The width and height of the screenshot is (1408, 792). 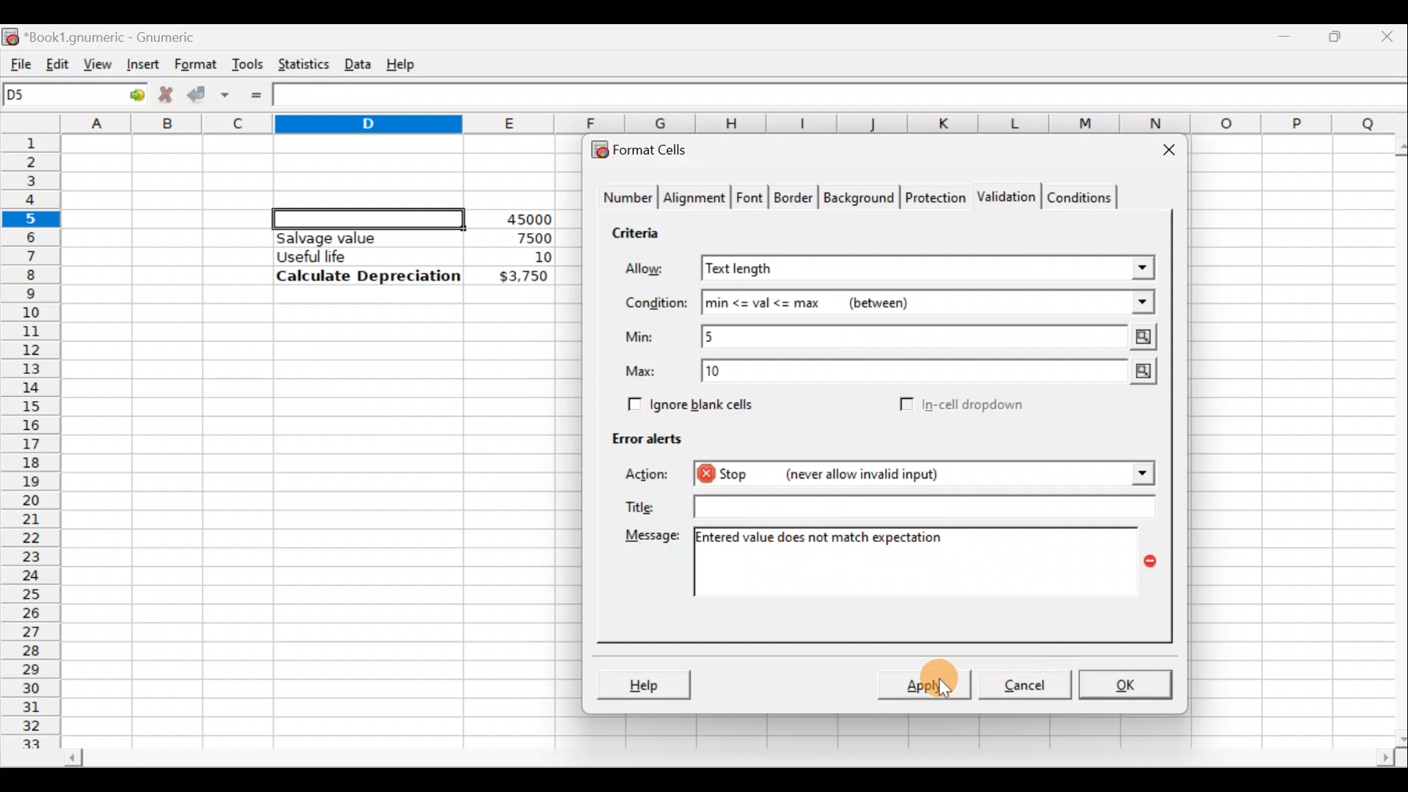 I want to click on $3,750, so click(x=522, y=277).